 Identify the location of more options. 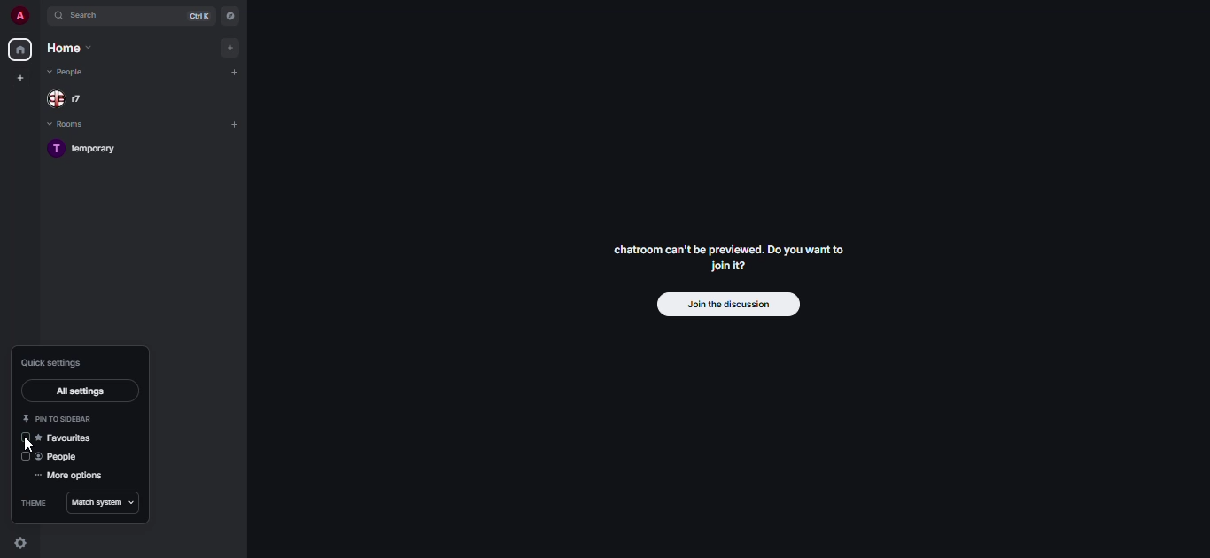
(67, 477).